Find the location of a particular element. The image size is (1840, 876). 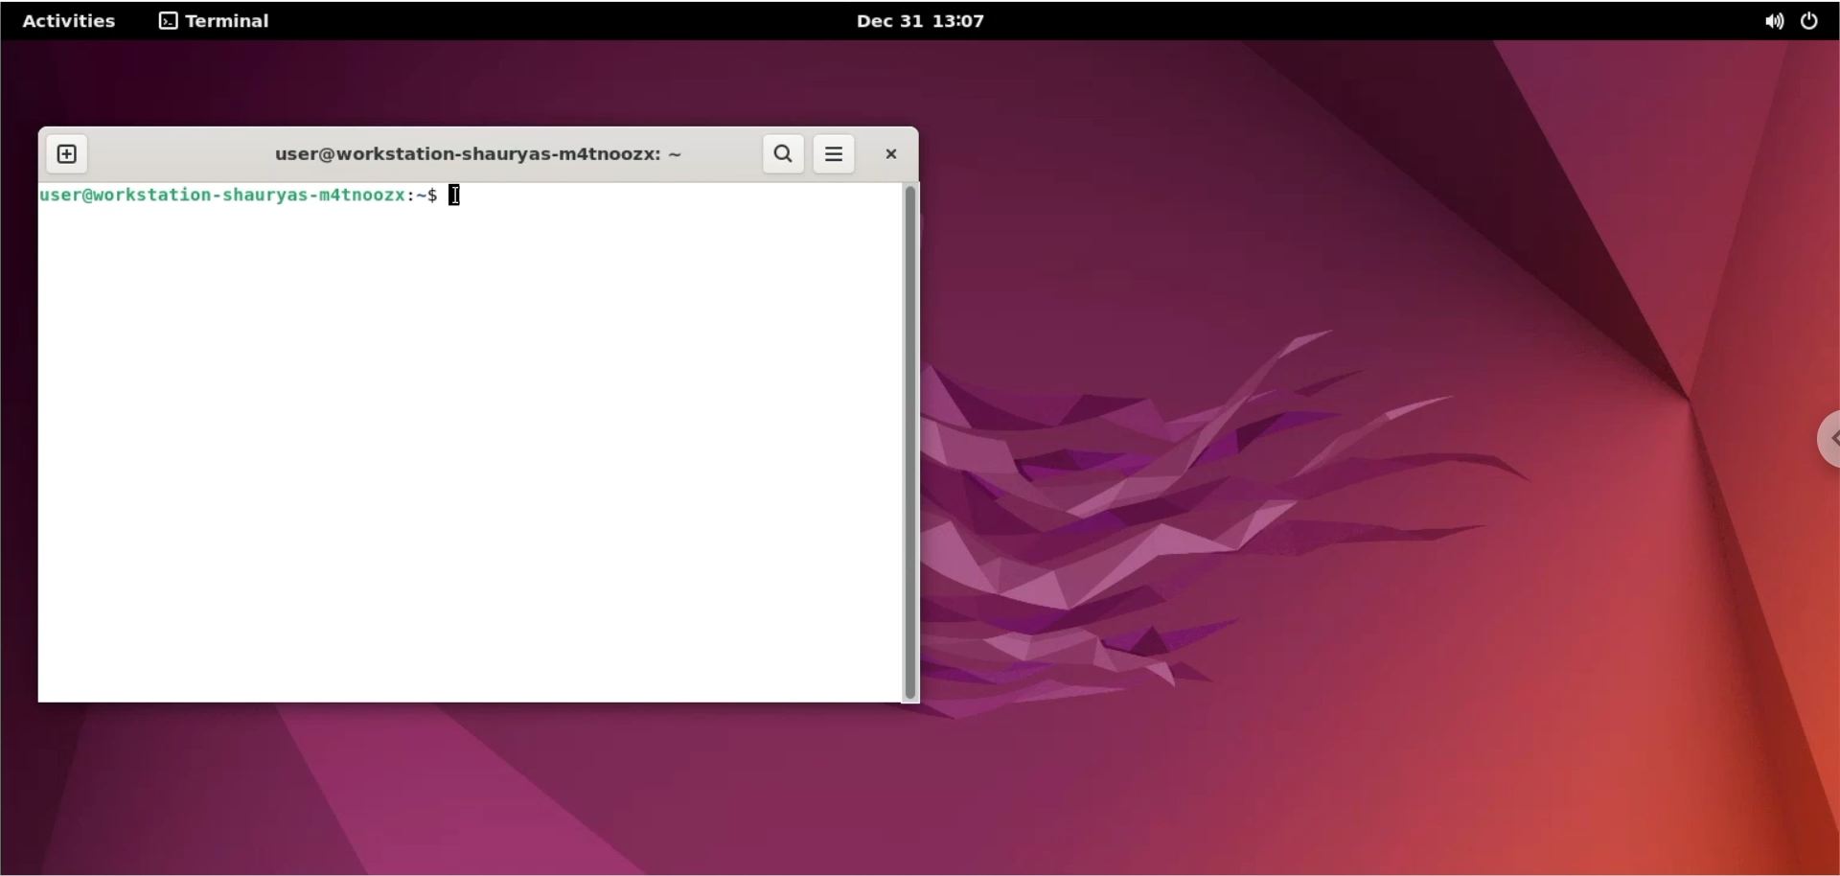

Juser@workstation -shauryas-mdtnoozx:~$ [1] is located at coordinates (238, 196).